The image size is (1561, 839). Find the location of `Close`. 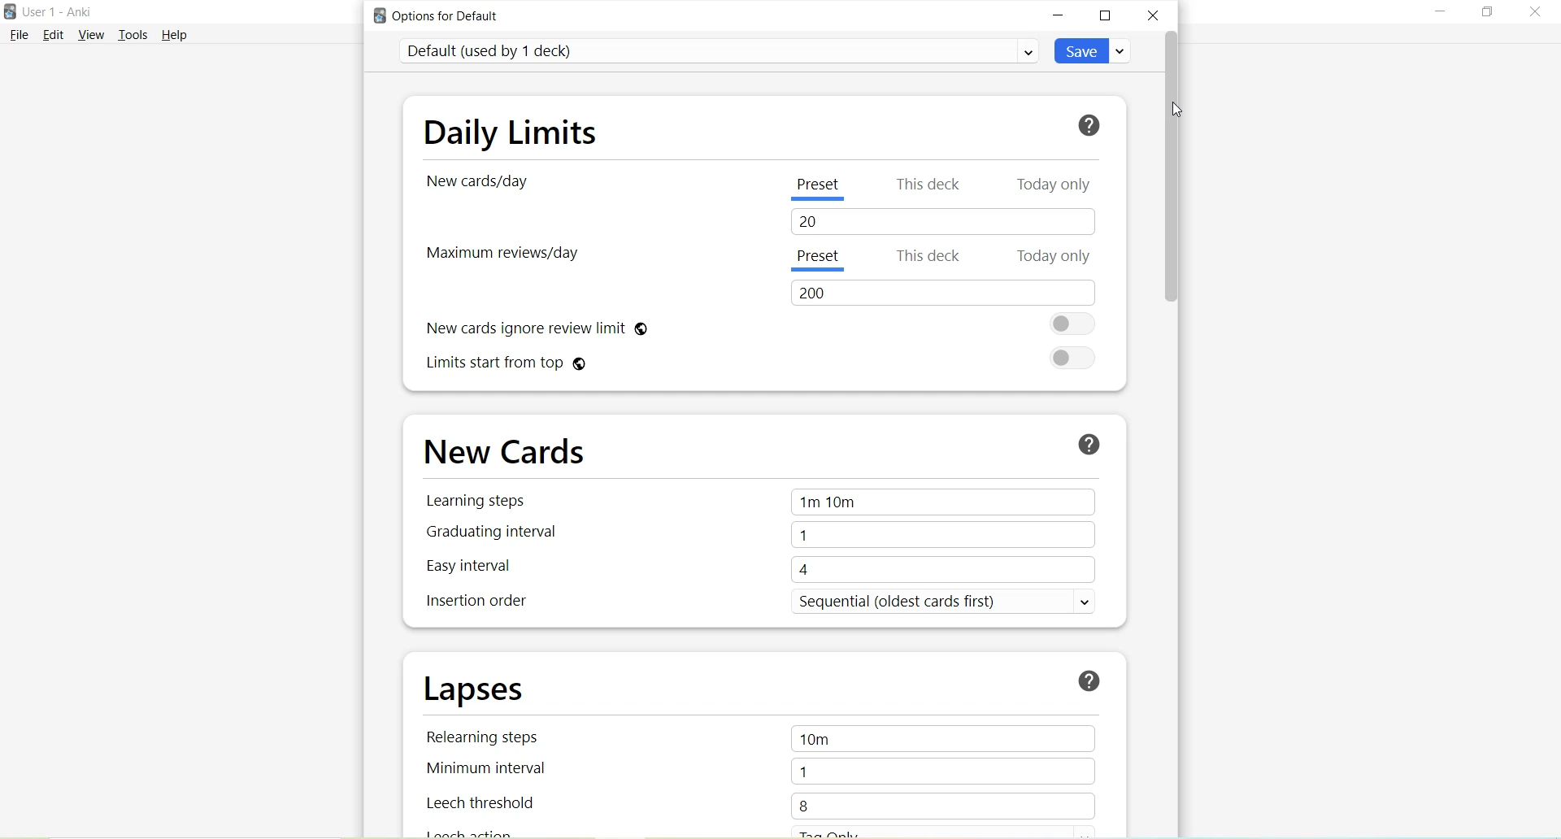

Close is located at coordinates (1533, 15).